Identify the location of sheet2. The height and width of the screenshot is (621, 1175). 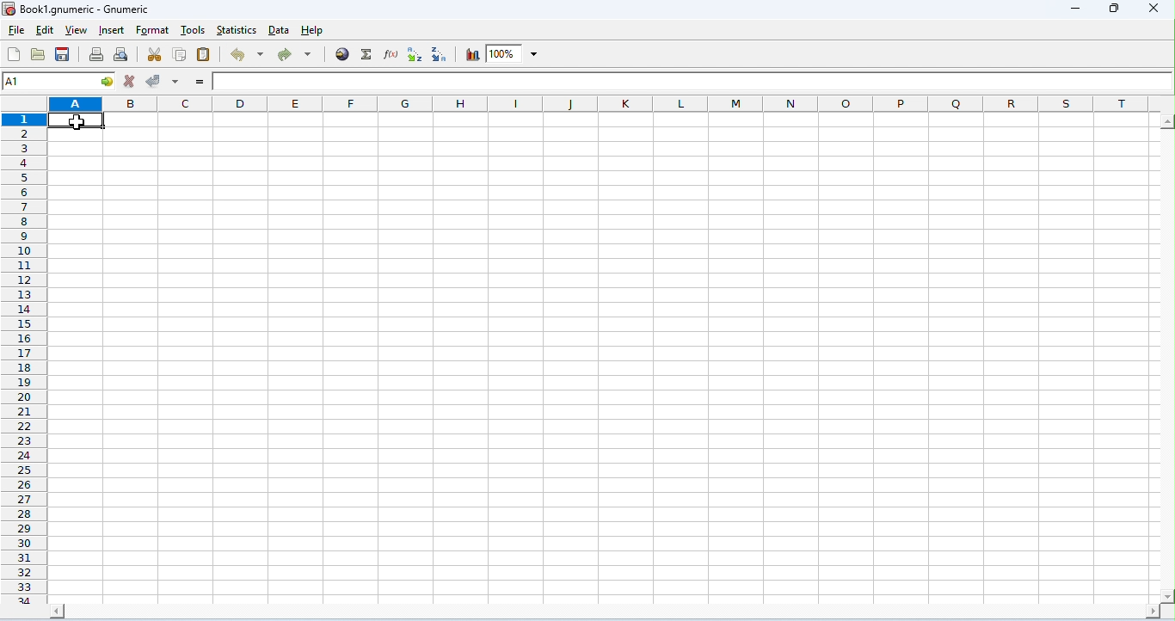
(58, 607).